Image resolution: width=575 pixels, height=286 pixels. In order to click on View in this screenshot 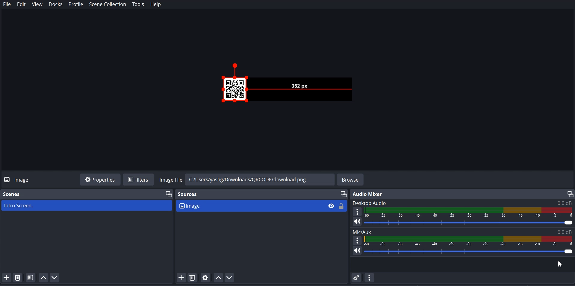, I will do `click(37, 4)`.